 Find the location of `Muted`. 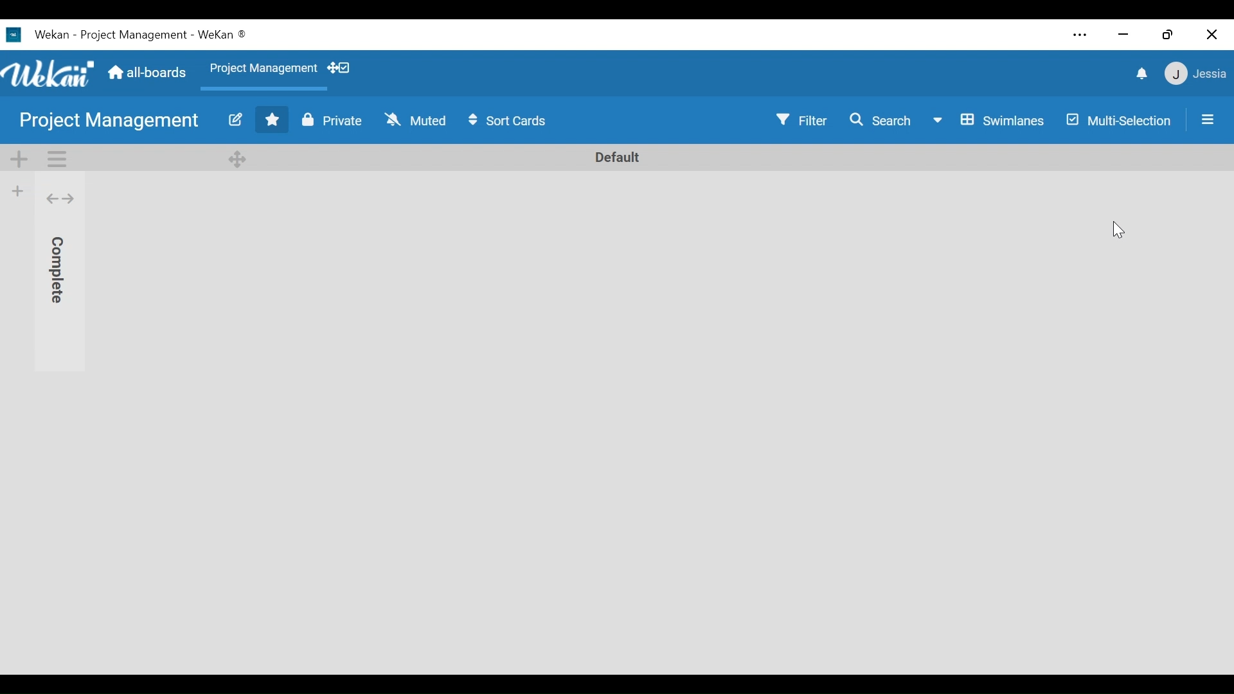

Muted is located at coordinates (418, 120).